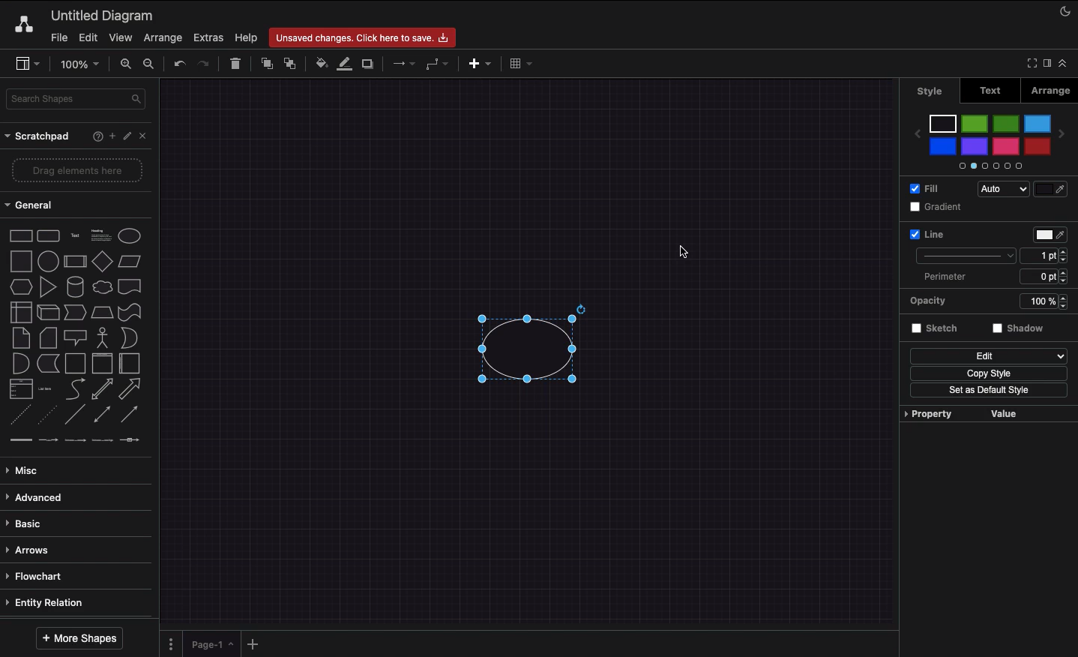 The width and height of the screenshot is (1078, 657). Describe the element at coordinates (82, 64) in the screenshot. I see `100%` at that location.